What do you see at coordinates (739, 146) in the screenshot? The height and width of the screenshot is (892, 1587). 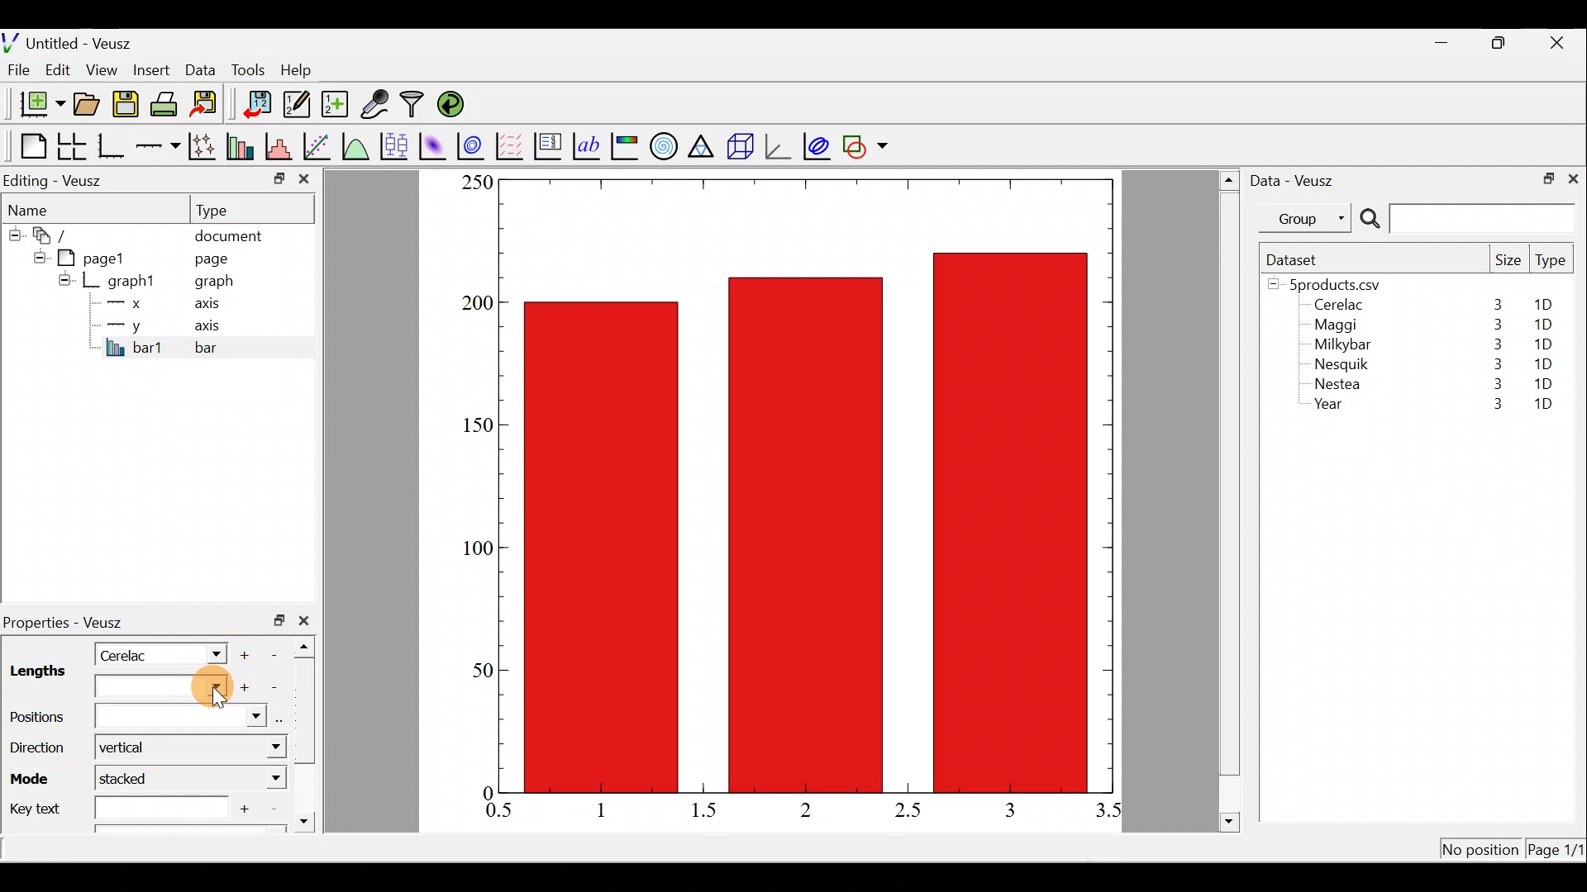 I see `3d scene` at bounding box center [739, 146].